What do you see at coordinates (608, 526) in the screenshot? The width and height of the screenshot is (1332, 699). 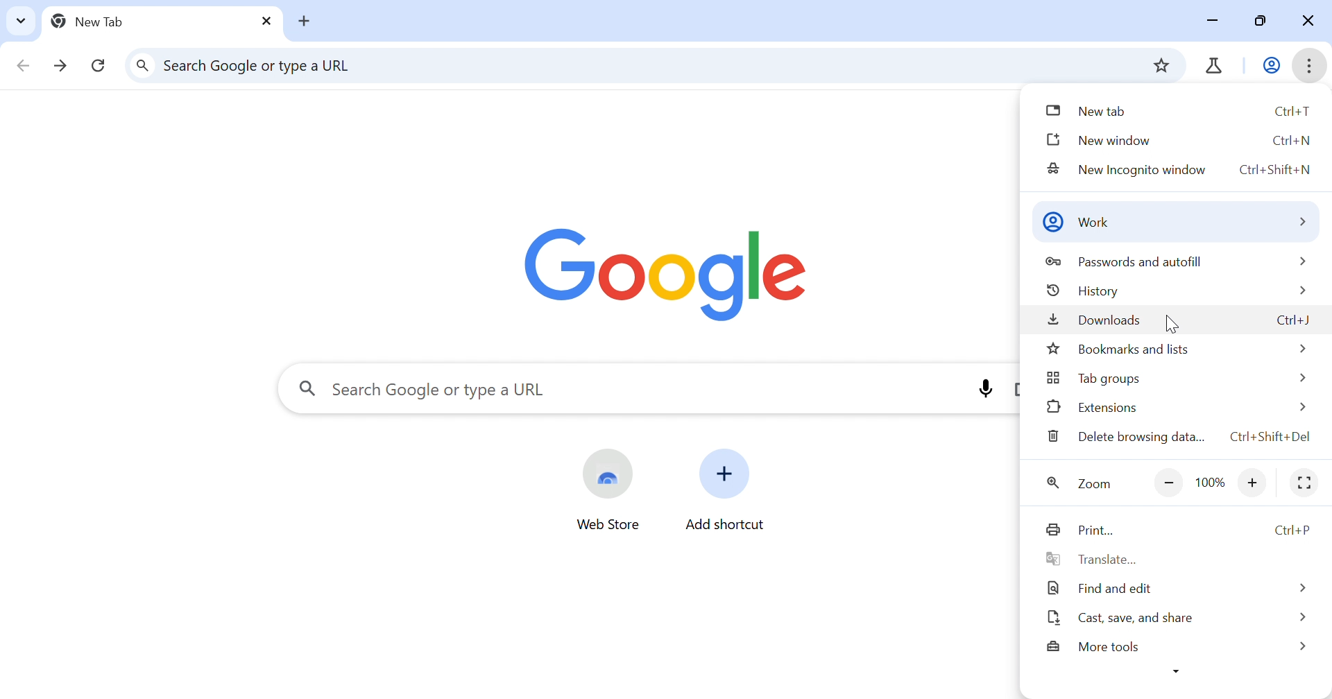 I see `Web store` at bounding box center [608, 526].